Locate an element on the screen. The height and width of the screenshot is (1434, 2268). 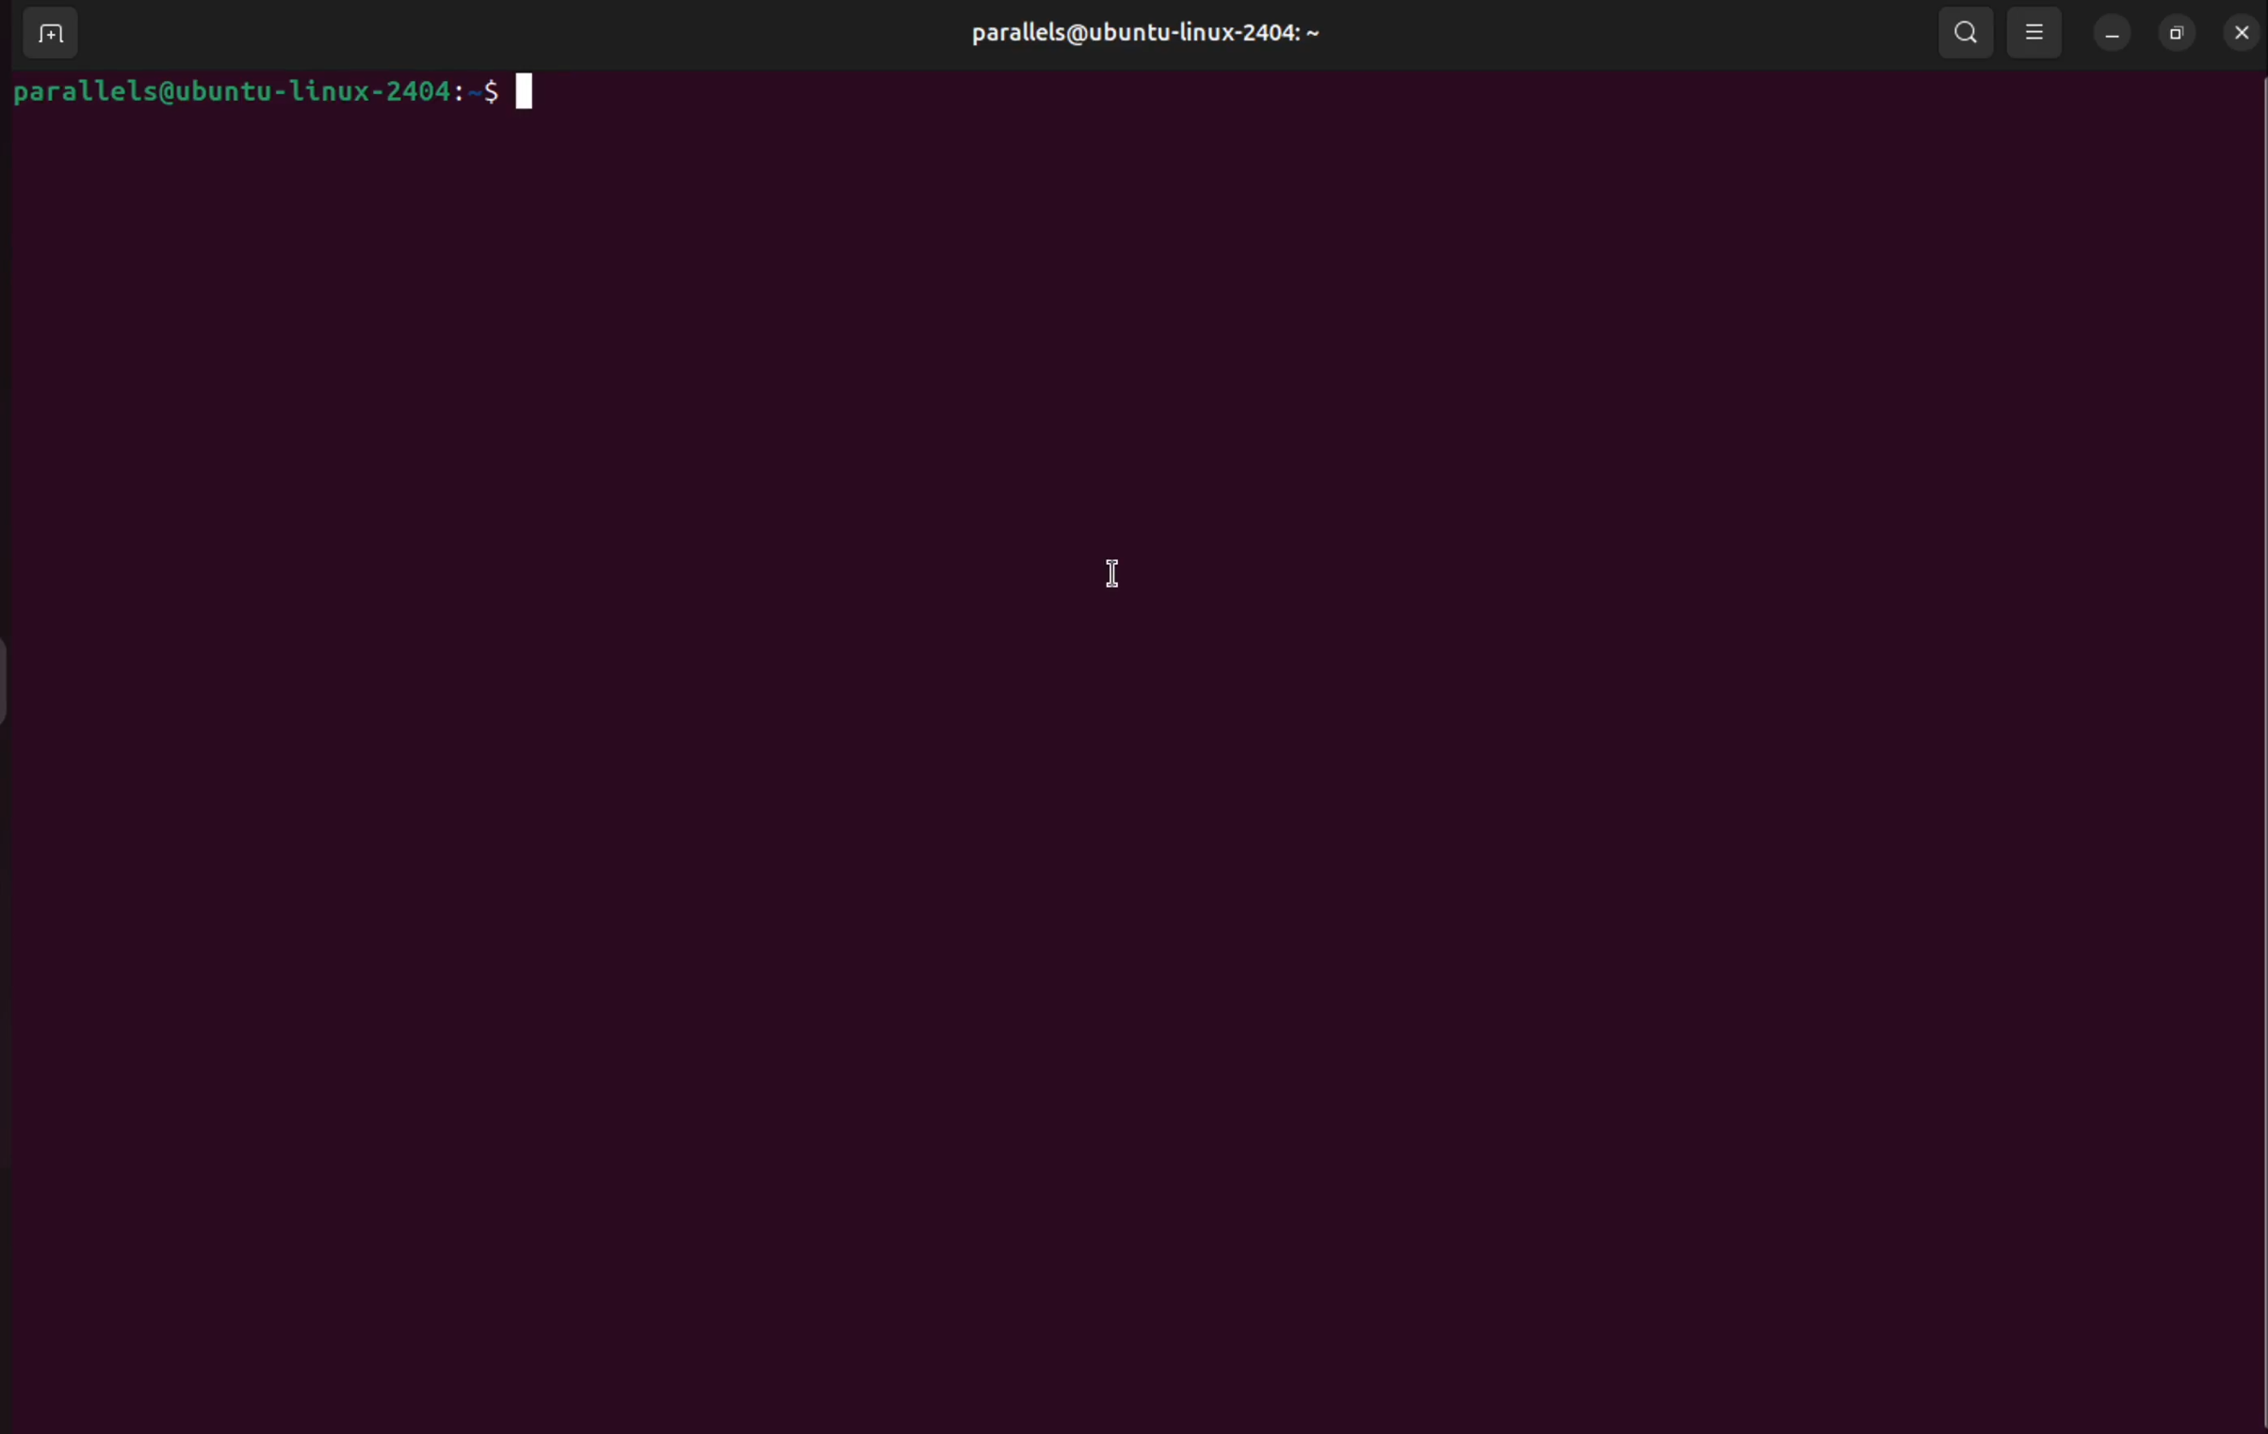
view options is located at coordinates (2040, 33).